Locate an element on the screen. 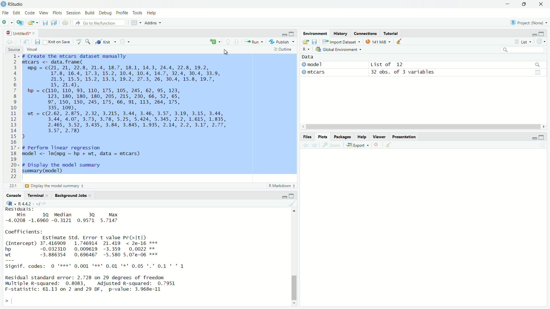 The width and height of the screenshot is (550, 309). cursor is located at coordinates (226, 51).